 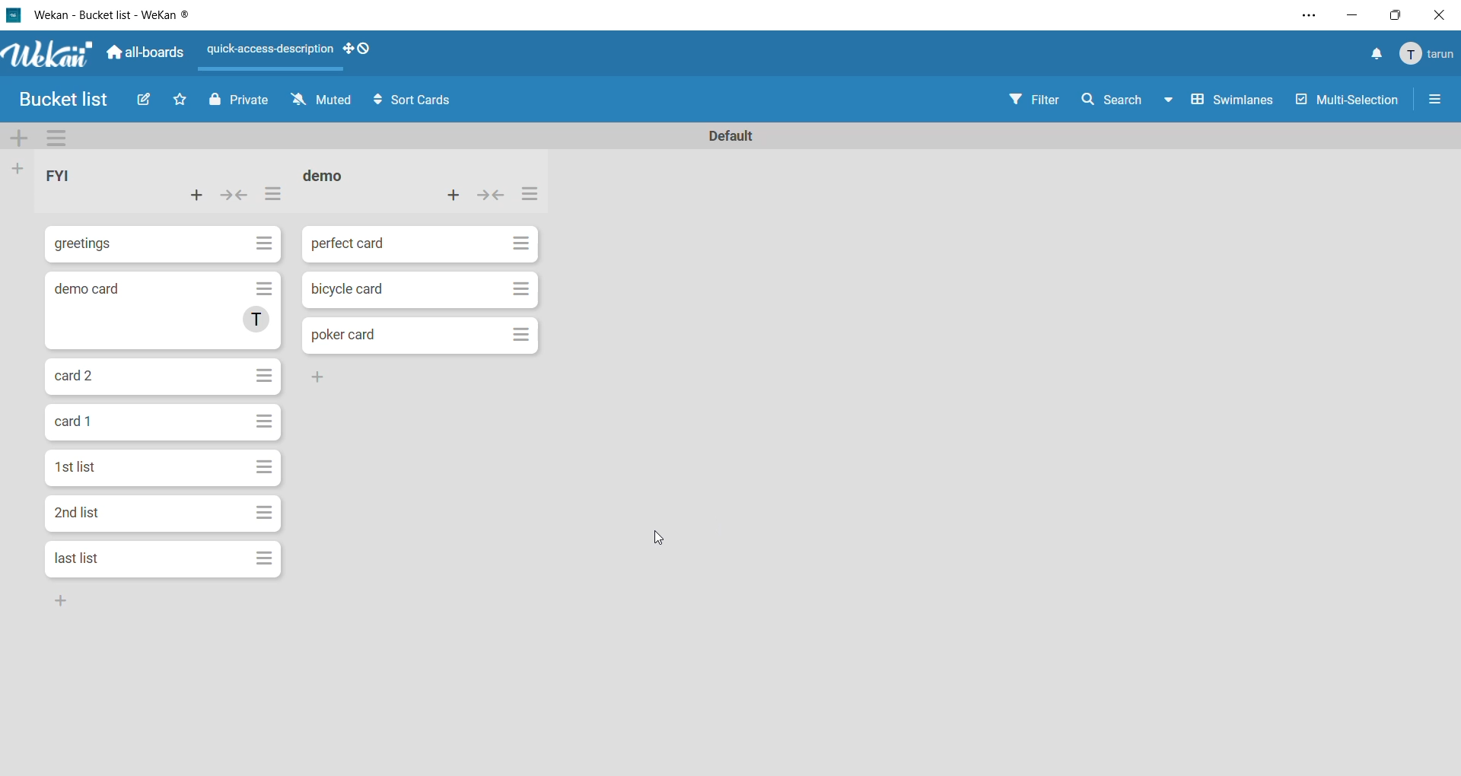 I want to click on sort cards, so click(x=416, y=101).